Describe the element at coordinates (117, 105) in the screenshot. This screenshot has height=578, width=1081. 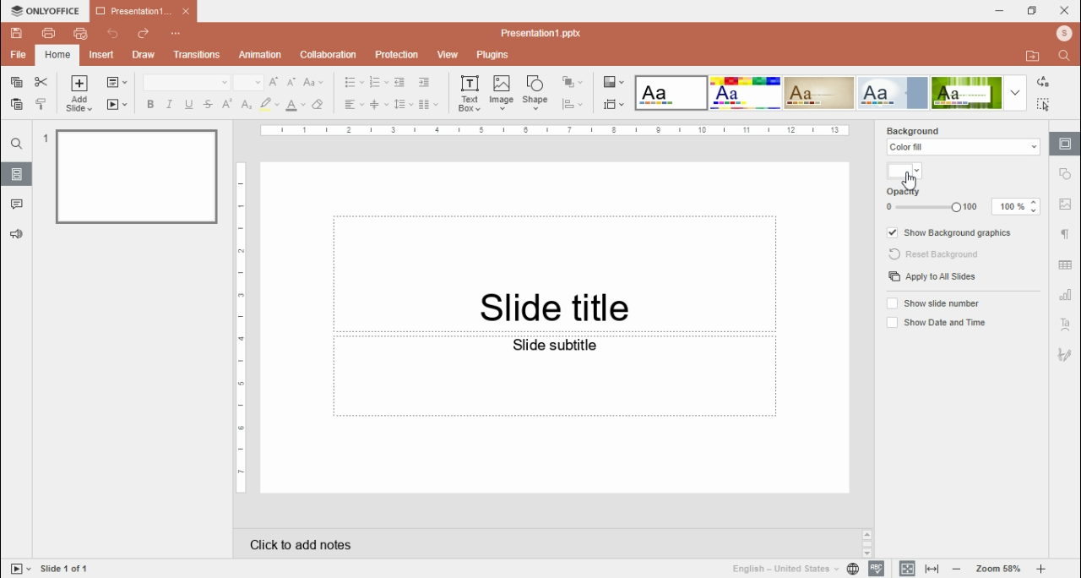
I see `star slideshow` at that location.